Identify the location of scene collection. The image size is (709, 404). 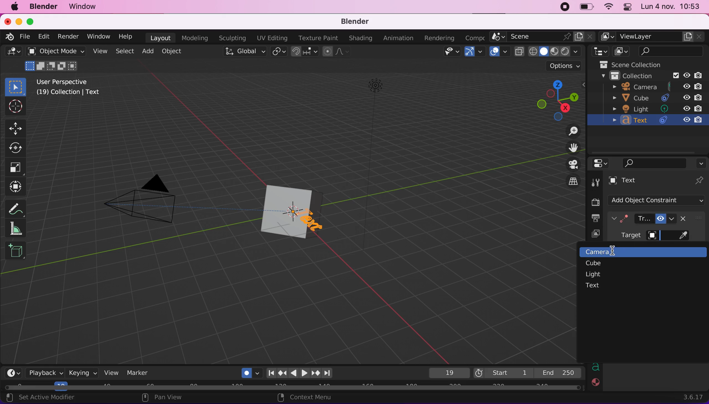
(638, 65).